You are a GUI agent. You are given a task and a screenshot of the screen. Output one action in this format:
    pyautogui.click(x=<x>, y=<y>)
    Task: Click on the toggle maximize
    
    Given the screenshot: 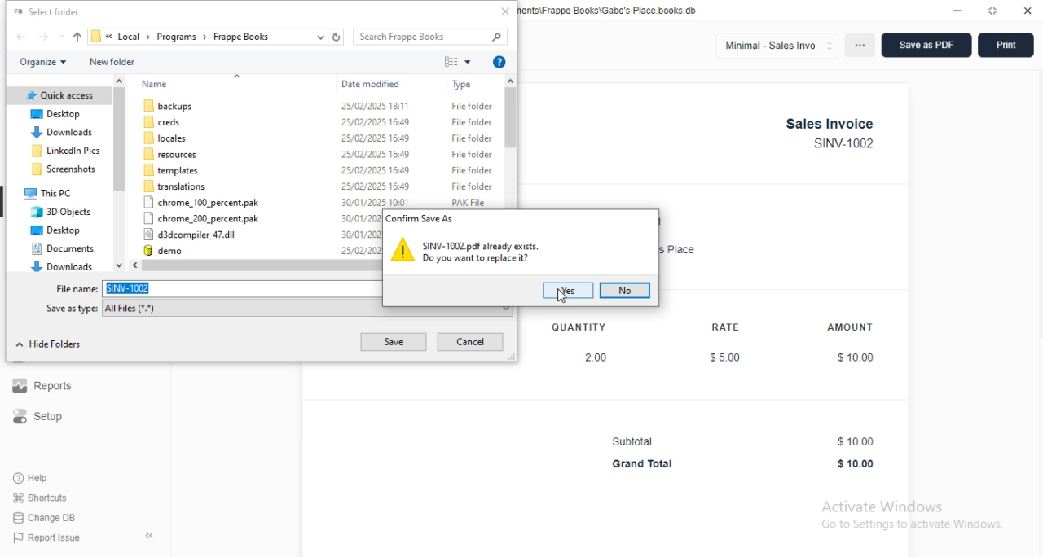 What is the action you would take?
    pyautogui.click(x=993, y=10)
    